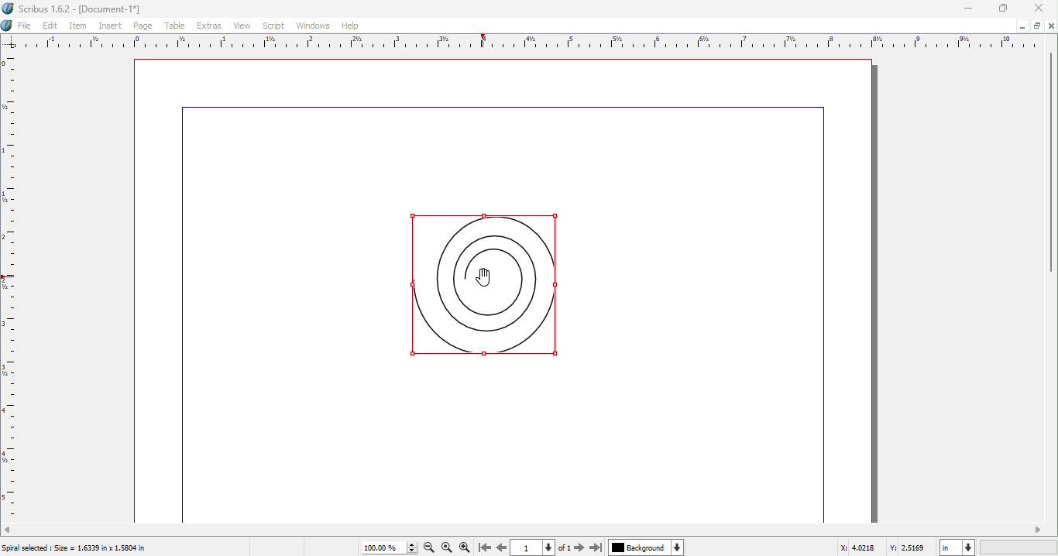 The width and height of the screenshot is (1058, 556). I want to click on Go to the next page, so click(579, 547).